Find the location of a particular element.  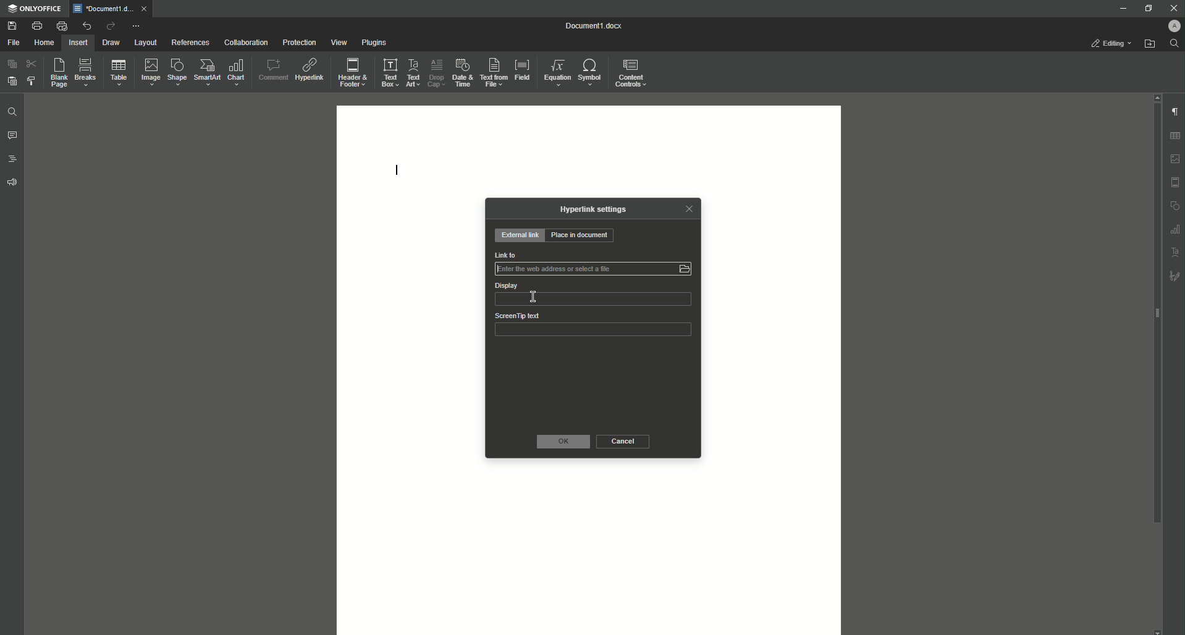

External Link is located at coordinates (520, 235).